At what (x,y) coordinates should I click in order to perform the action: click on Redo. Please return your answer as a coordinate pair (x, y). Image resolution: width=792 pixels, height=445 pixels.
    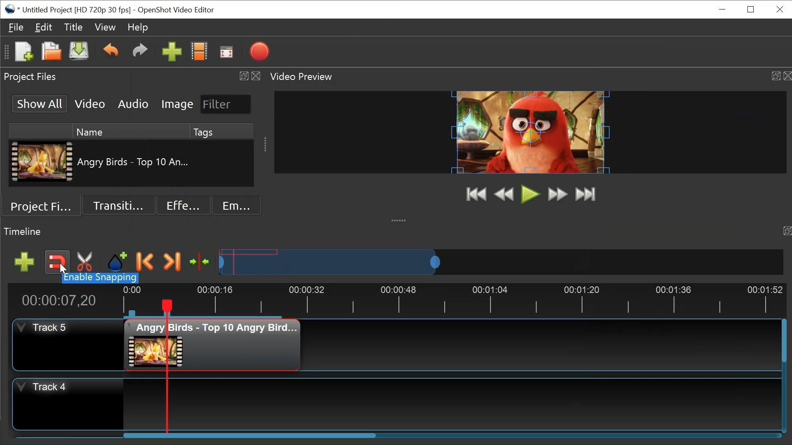
    Looking at the image, I should click on (138, 52).